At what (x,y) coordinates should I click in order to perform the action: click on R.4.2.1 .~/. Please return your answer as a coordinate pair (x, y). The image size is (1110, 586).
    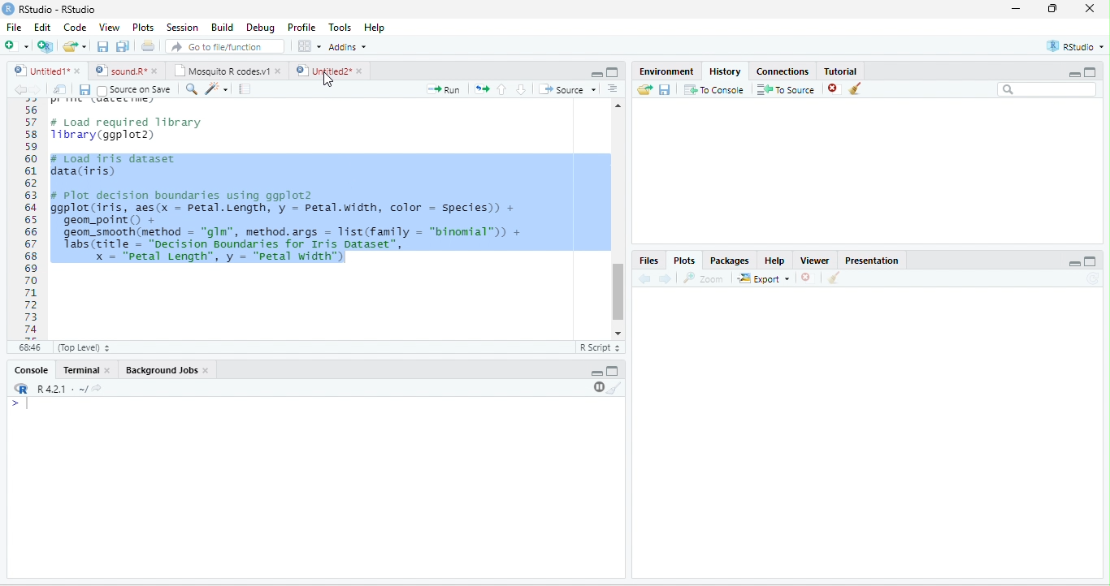
    Looking at the image, I should click on (58, 390).